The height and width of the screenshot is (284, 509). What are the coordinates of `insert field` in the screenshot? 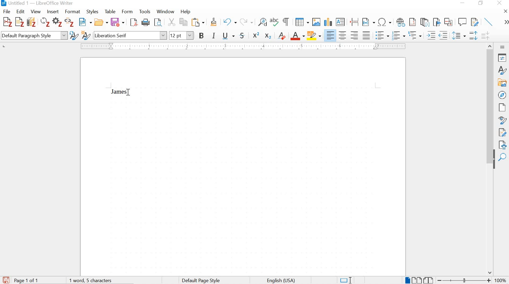 It's located at (368, 22).